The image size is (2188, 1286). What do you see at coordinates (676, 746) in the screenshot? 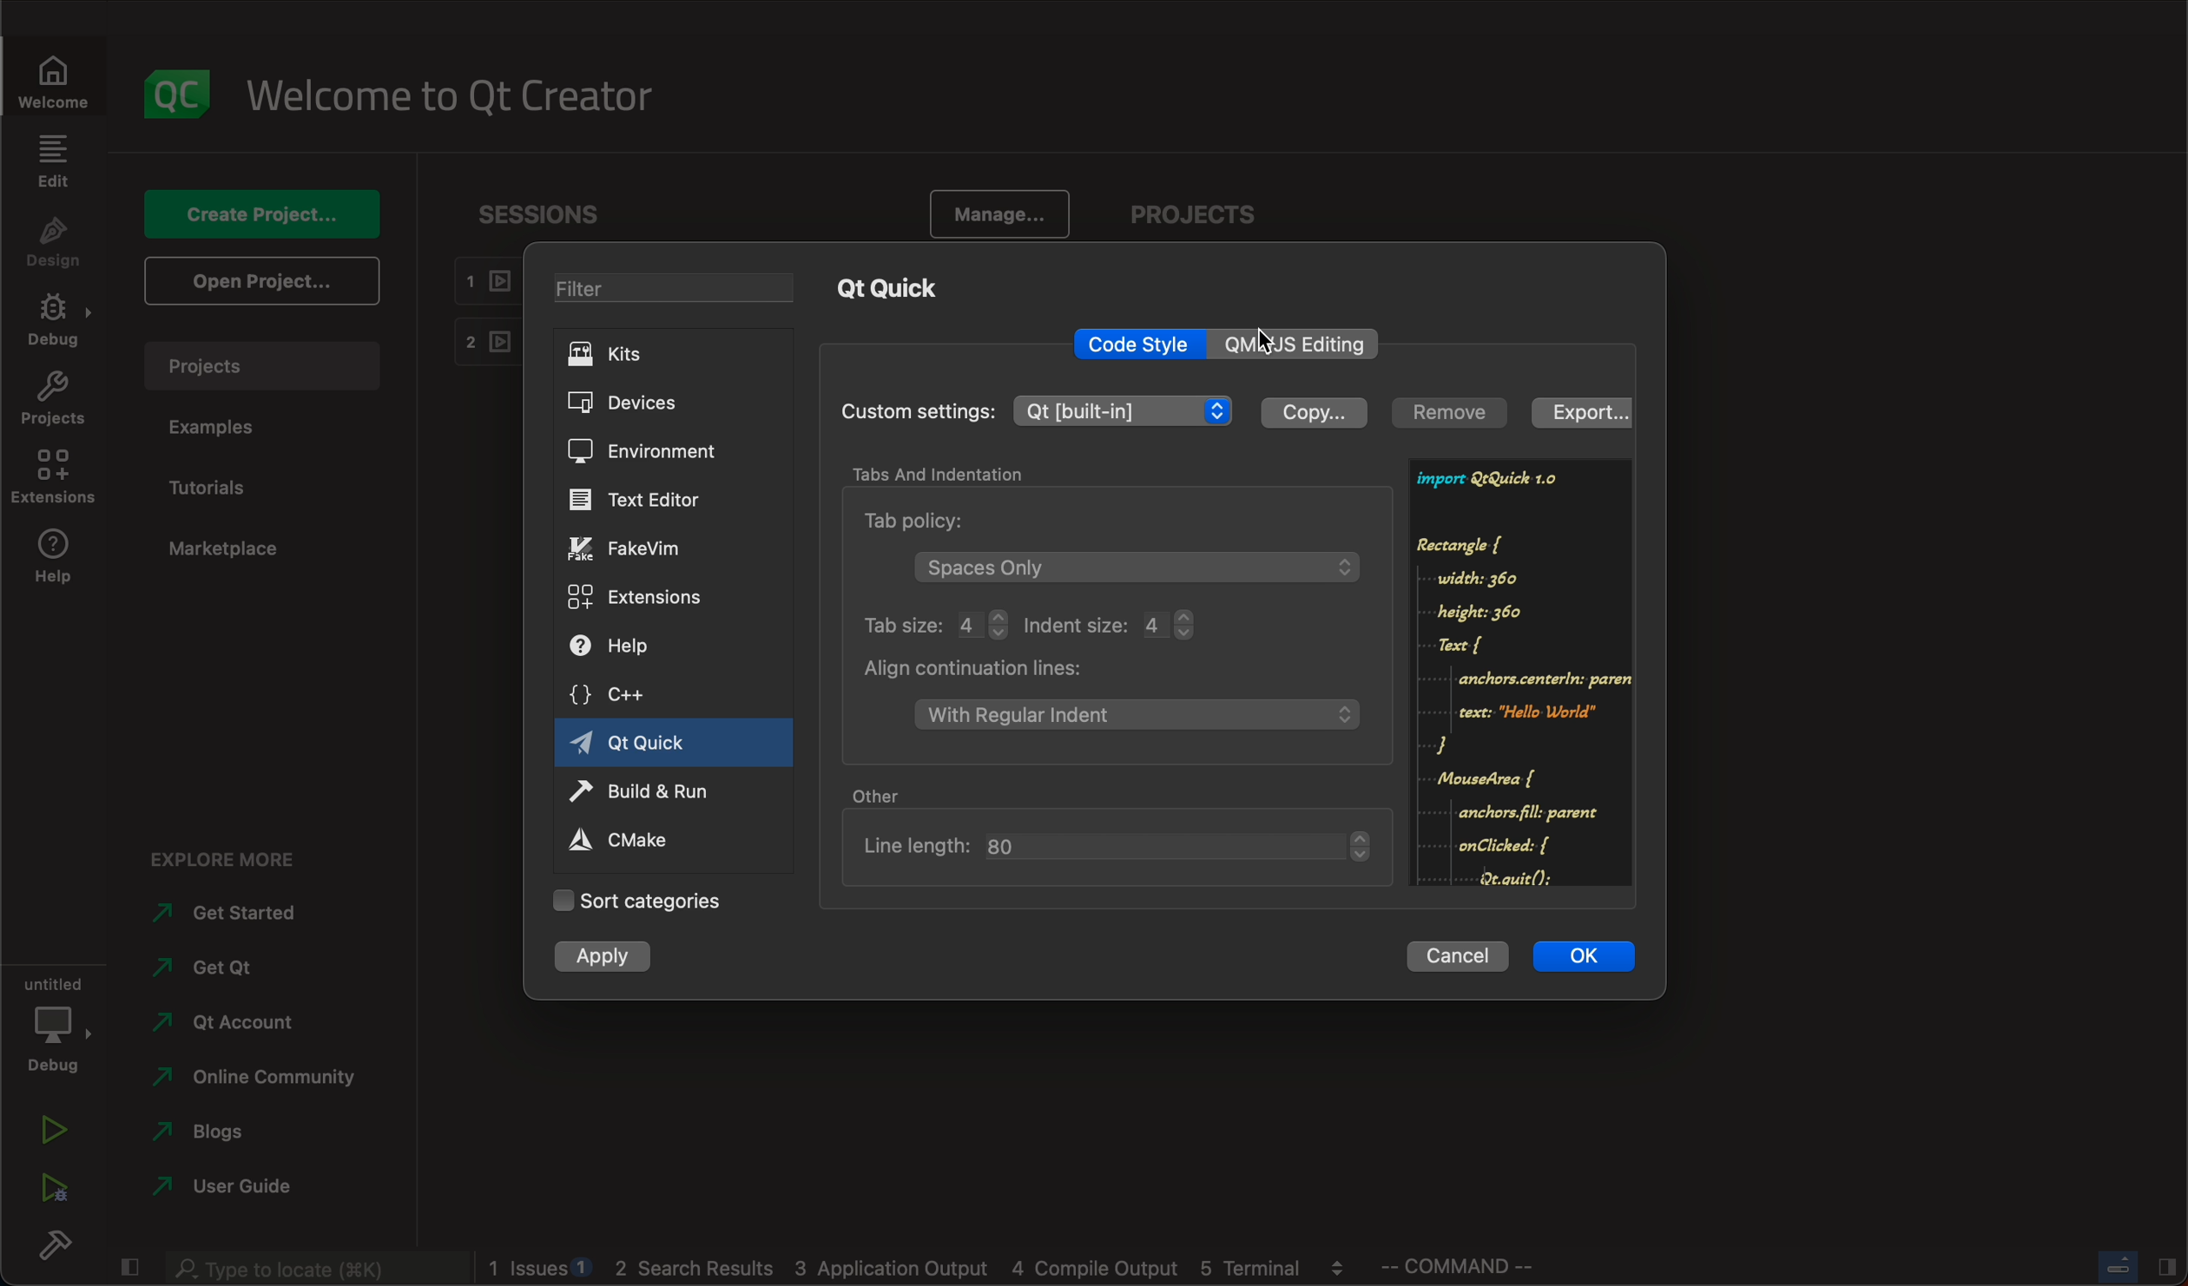
I see `selected tab` at bounding box center [676, 746].